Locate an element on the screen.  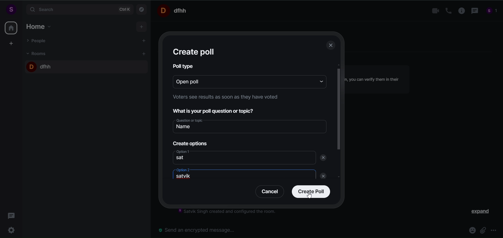
people is located at coordinates (37, 40).